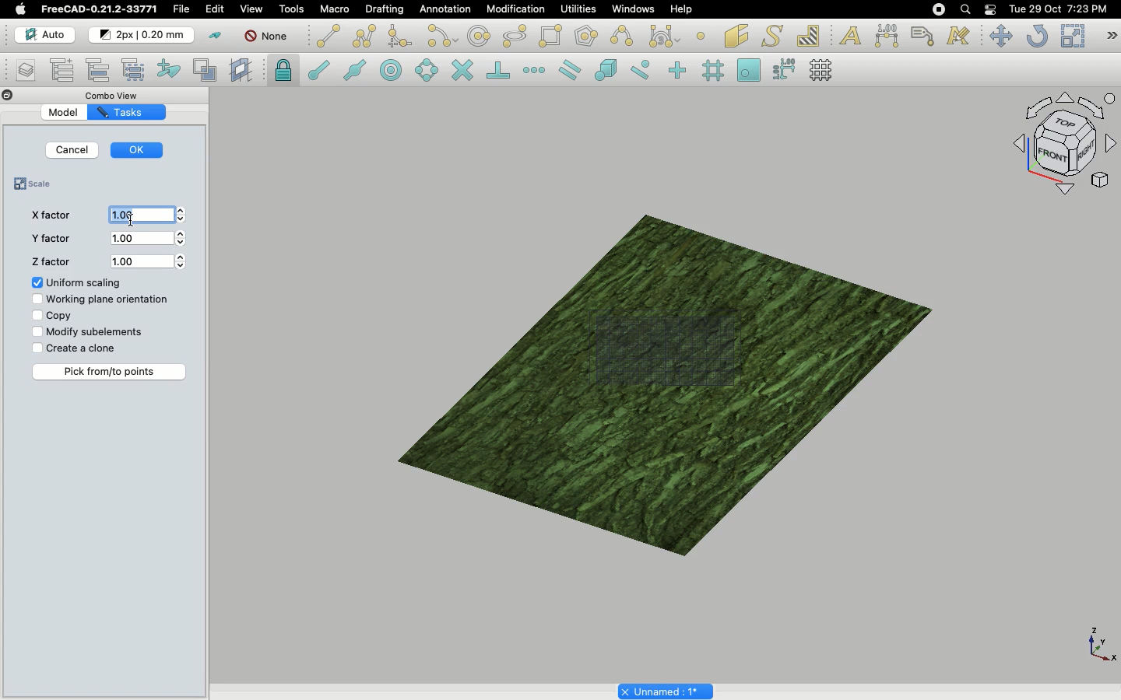  Describe the element at coordinates (534, 71) in the screenshot. I see `Snap extension` at that location.